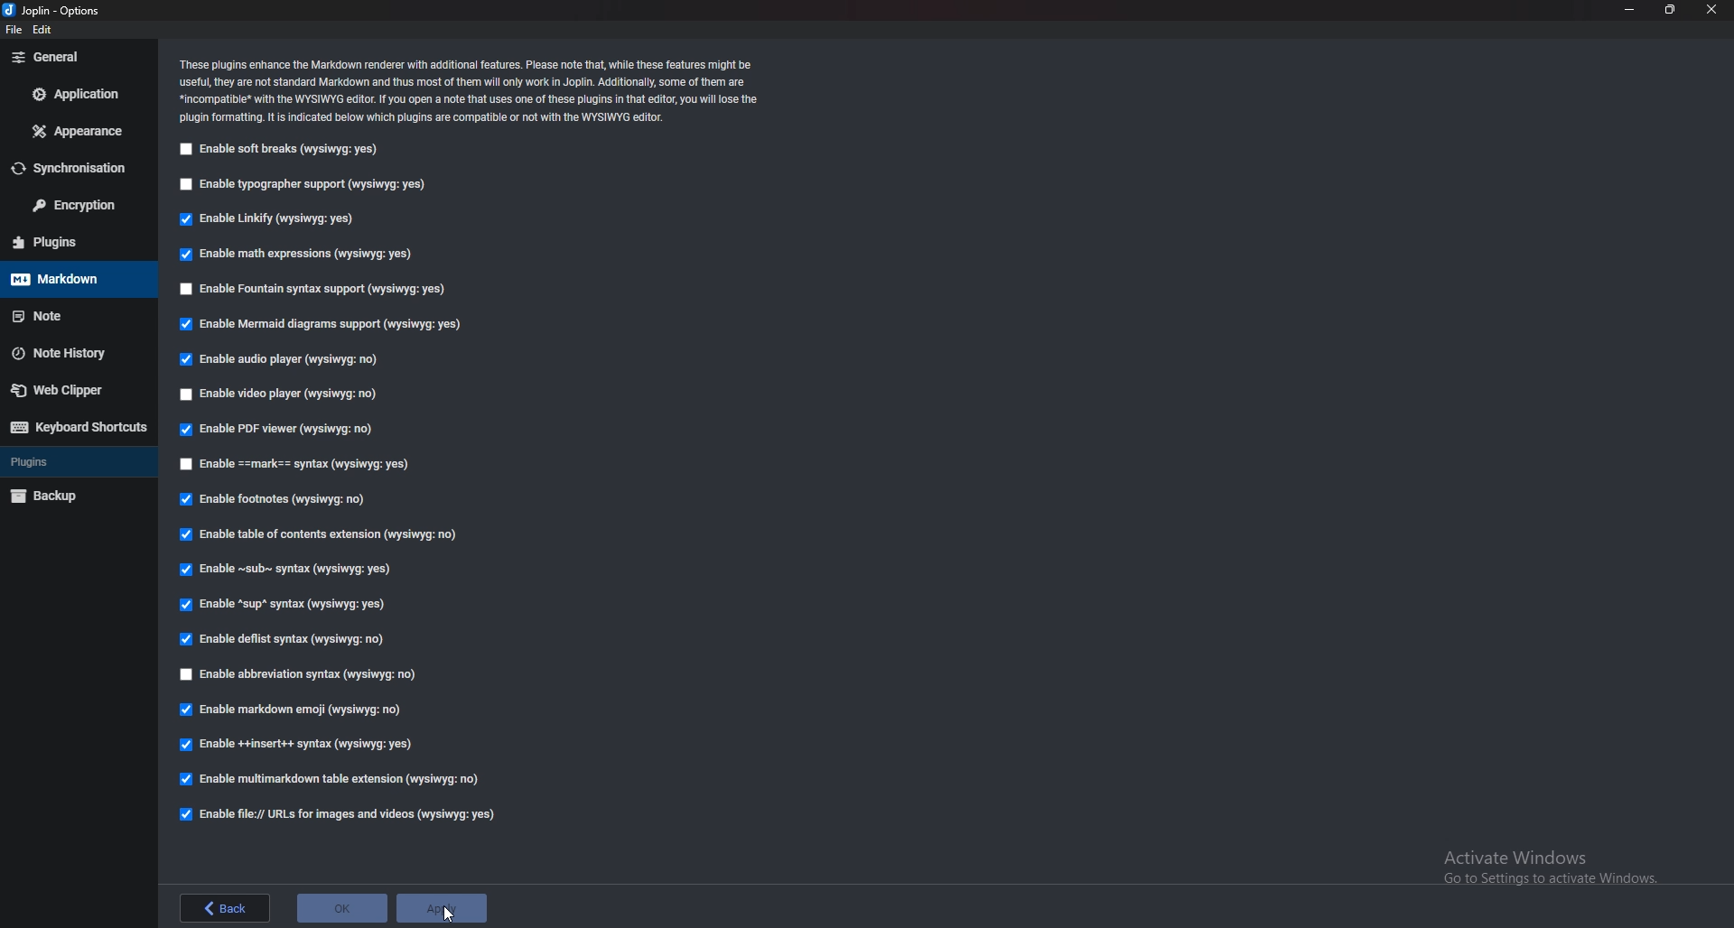 The height and width of the screenshot is (928, 1734). I want to click on Plugins, so click(65, 462).